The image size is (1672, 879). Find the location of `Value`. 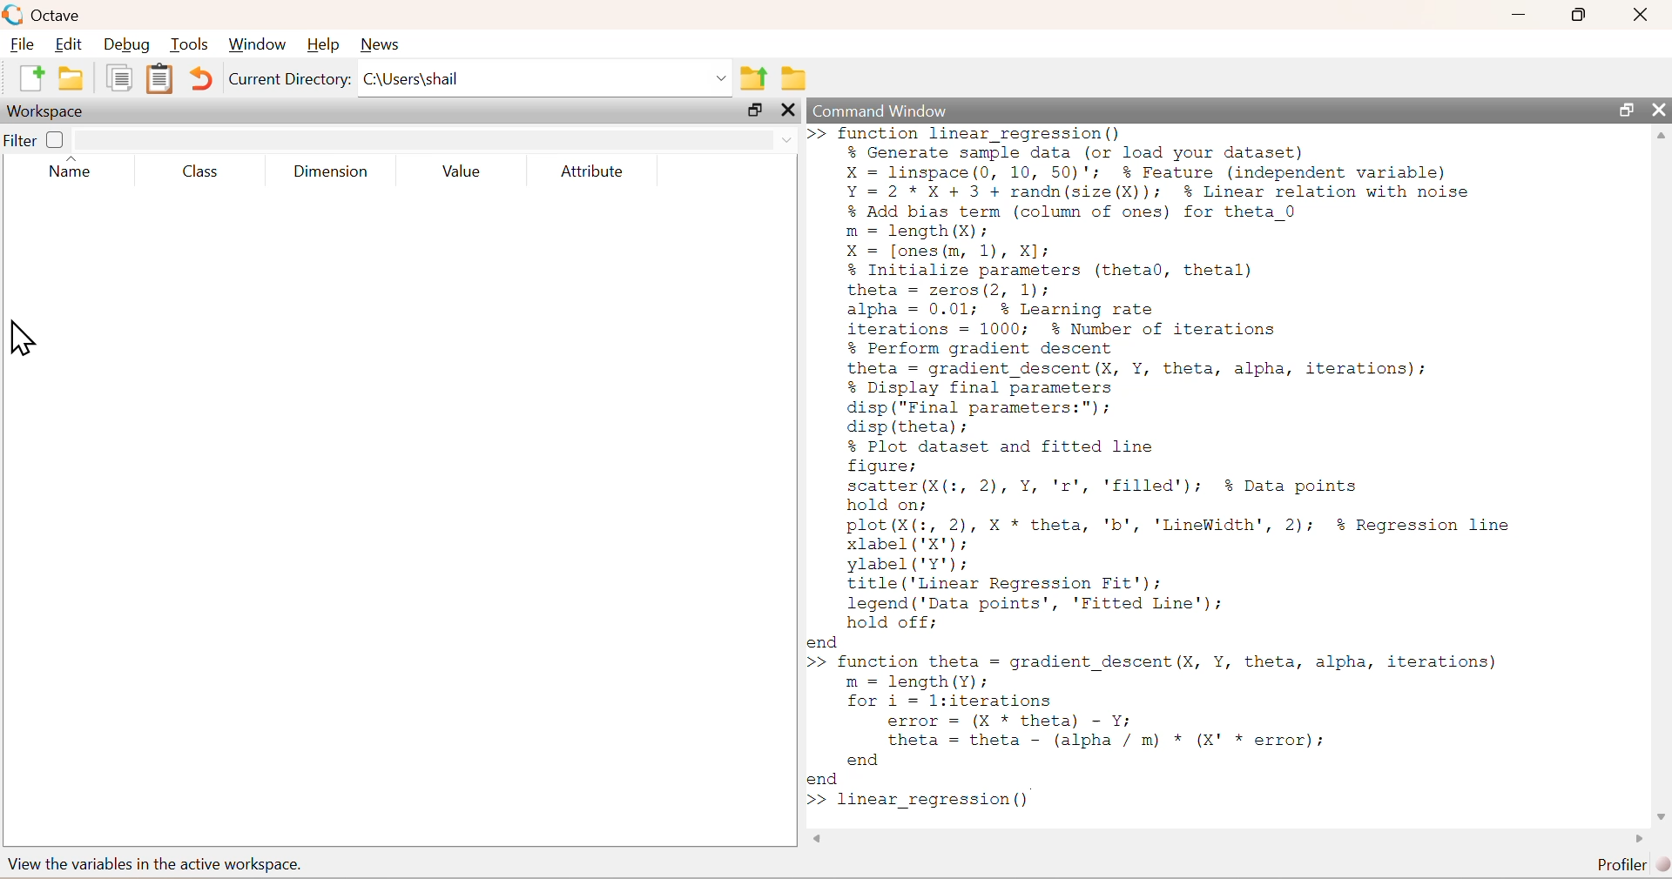

Value is located at coordinates (462, 171).